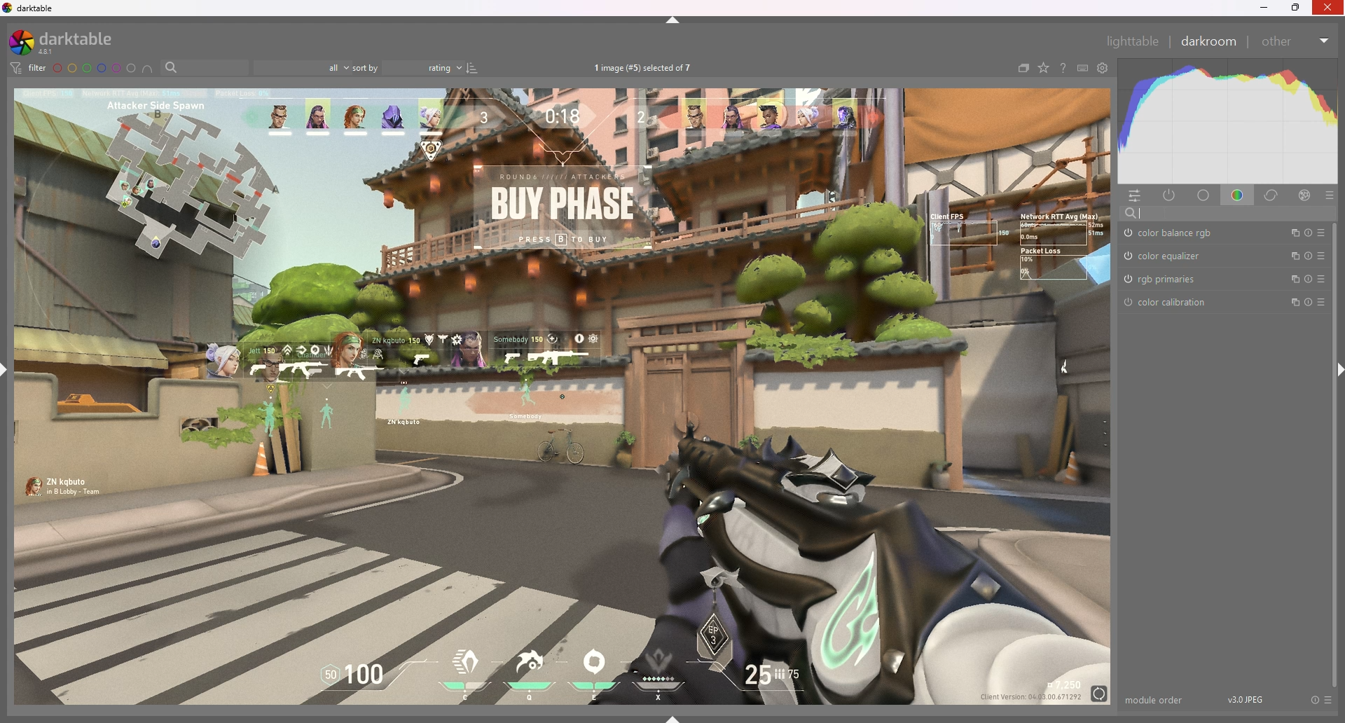 The width and height of the screenshot is (1345, 723). I want to click on keyboars shortcut, so click(1082, 68).